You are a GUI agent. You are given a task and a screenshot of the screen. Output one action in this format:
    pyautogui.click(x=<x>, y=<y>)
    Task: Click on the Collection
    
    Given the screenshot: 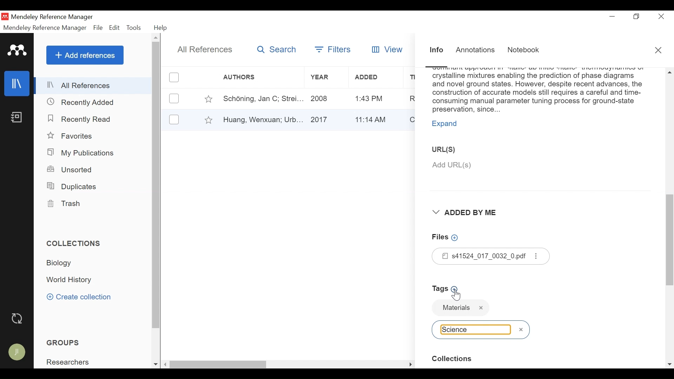 What is the action you would take?
    pyautogui.click(x=70, y=280)
    